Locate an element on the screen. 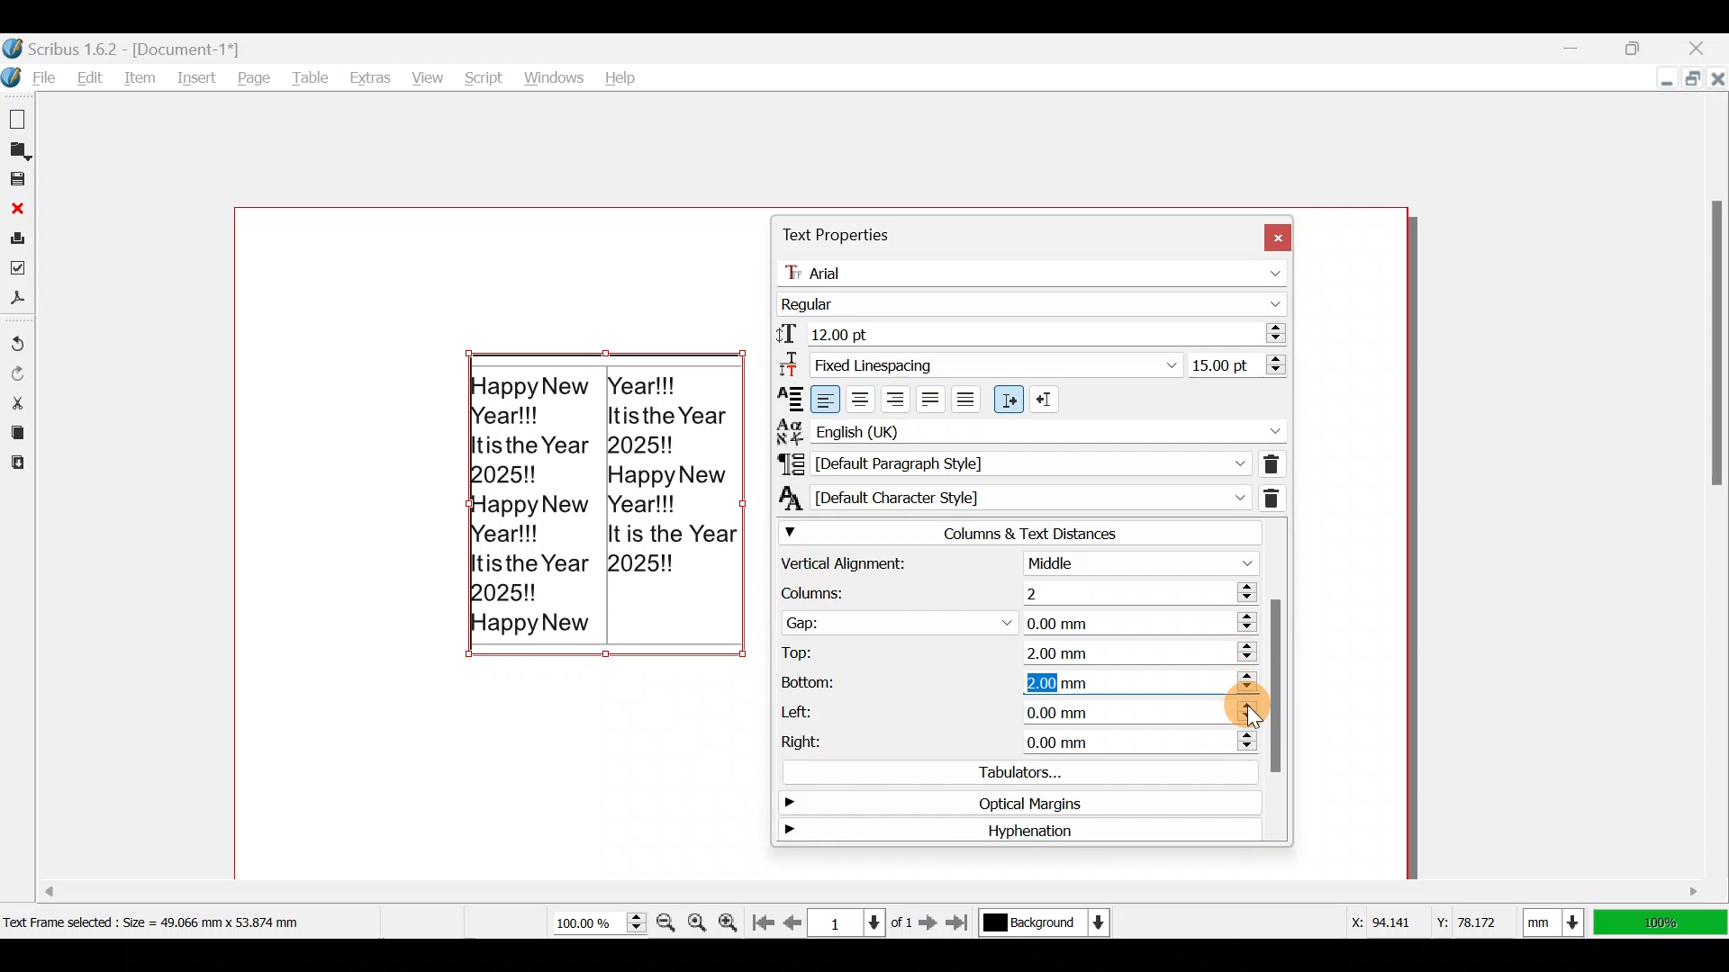  Scroll bar is located at coordinates (728, 887).